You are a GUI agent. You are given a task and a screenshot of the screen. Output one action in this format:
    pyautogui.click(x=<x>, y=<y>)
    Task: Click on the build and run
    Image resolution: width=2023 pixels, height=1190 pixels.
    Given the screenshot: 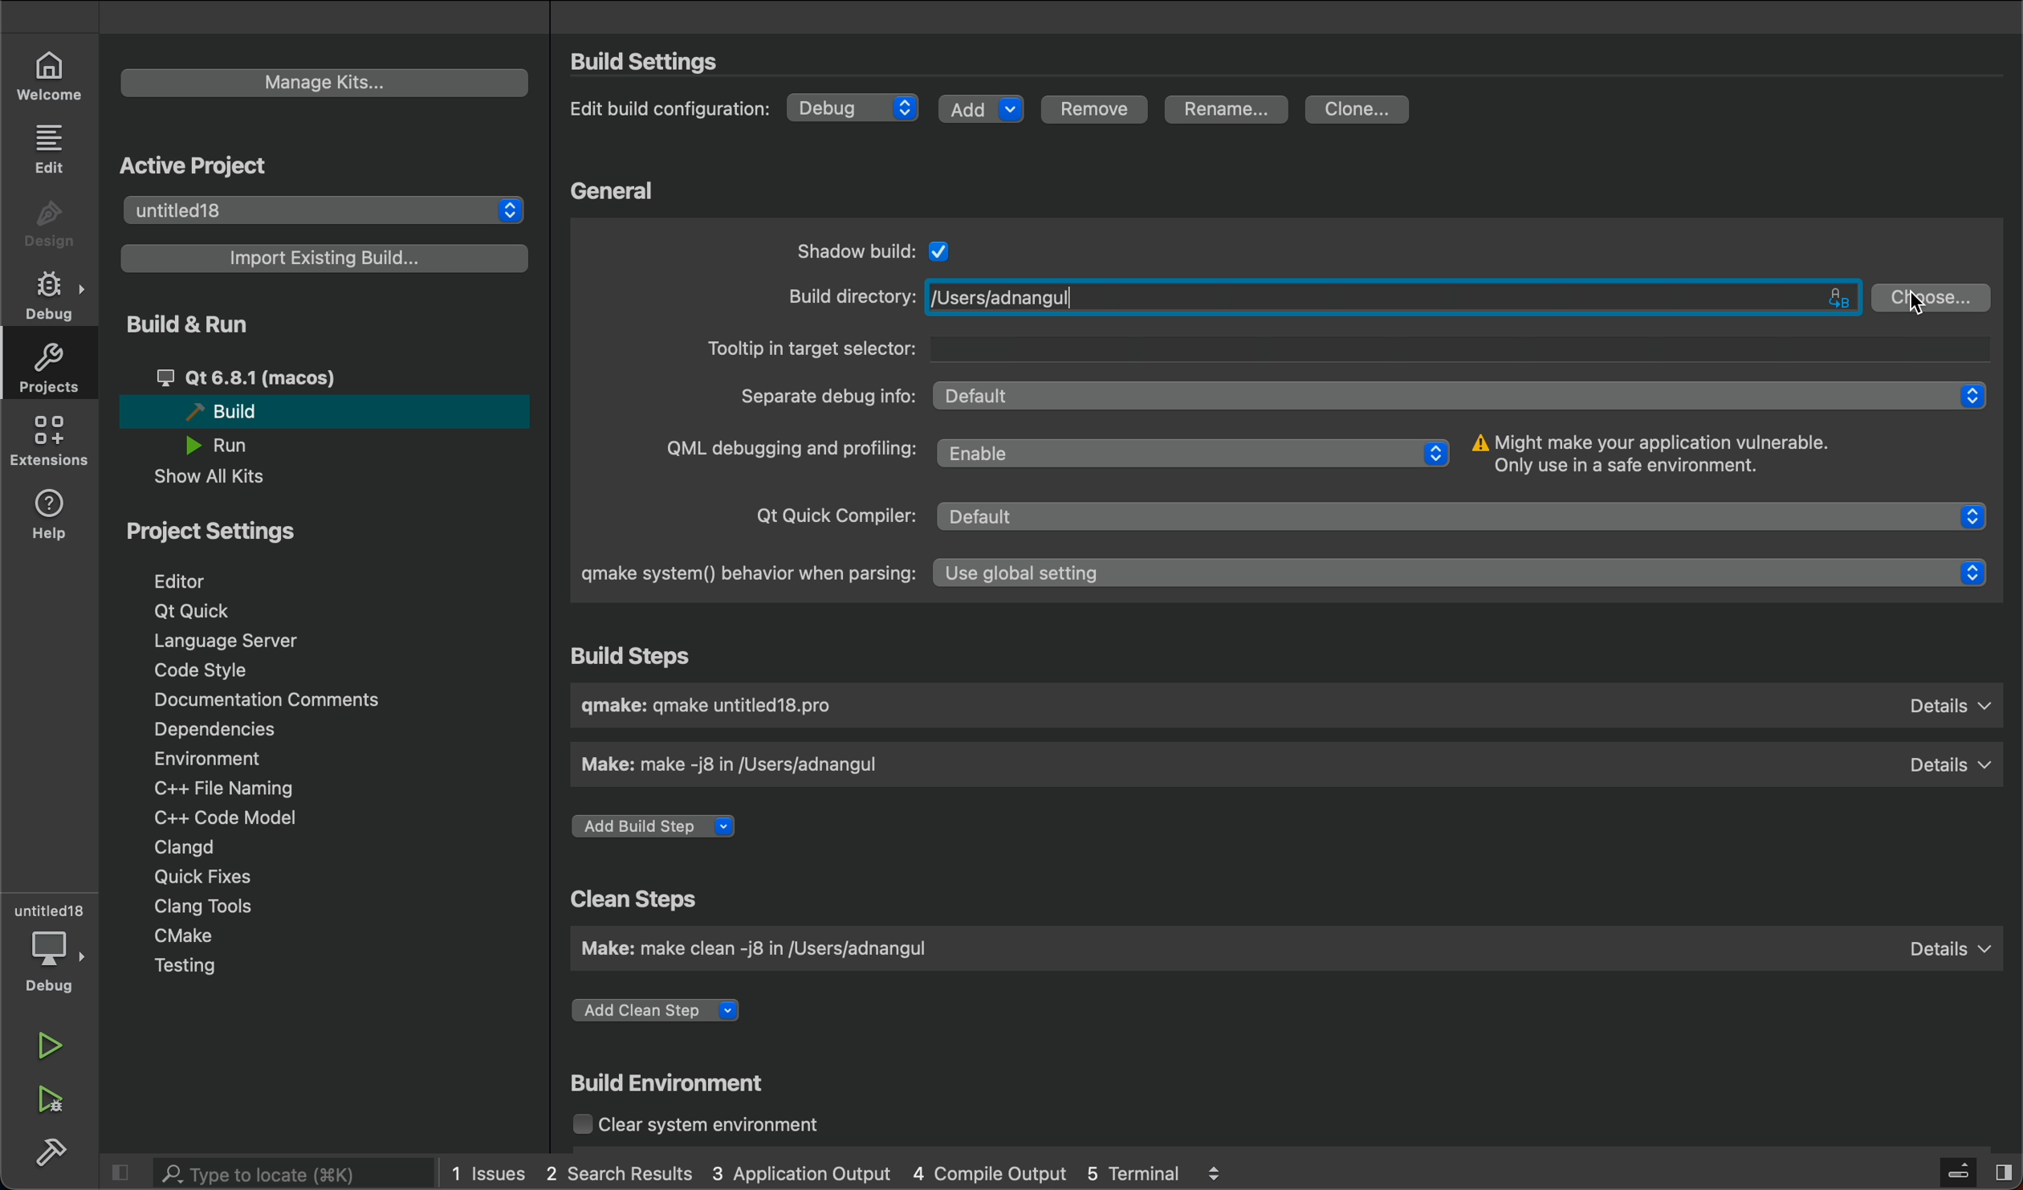 What is the action you would take?
    pyautogui.click(x=194, y=326)
    